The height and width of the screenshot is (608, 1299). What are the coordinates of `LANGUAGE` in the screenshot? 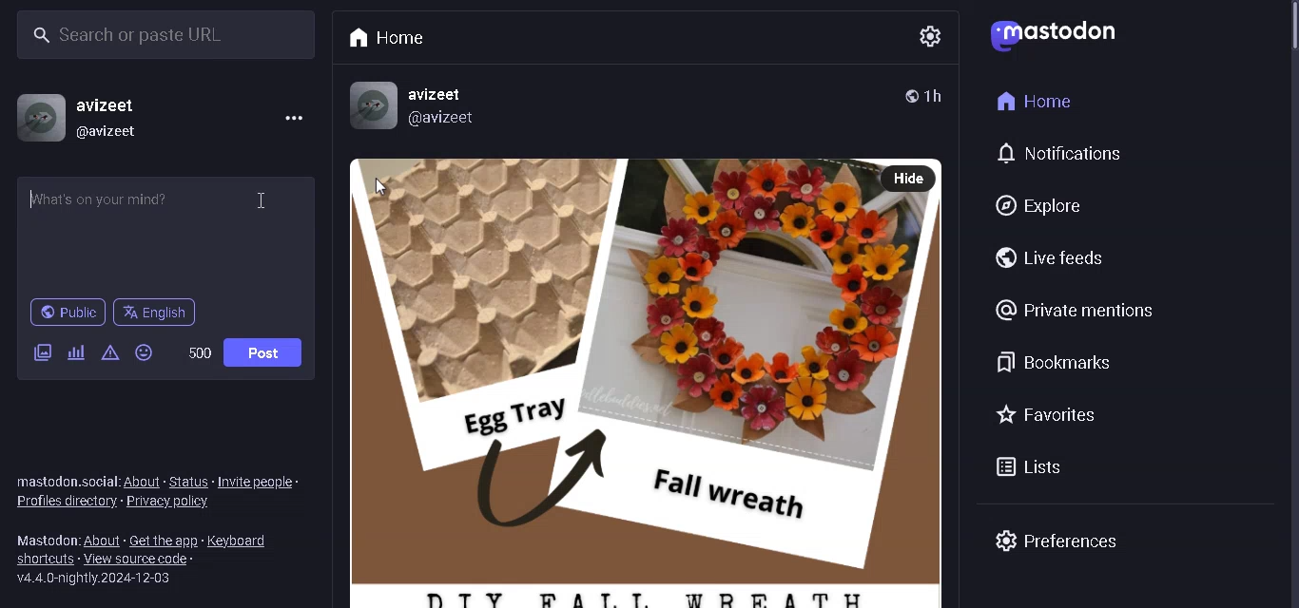 It's located at (158, 312).